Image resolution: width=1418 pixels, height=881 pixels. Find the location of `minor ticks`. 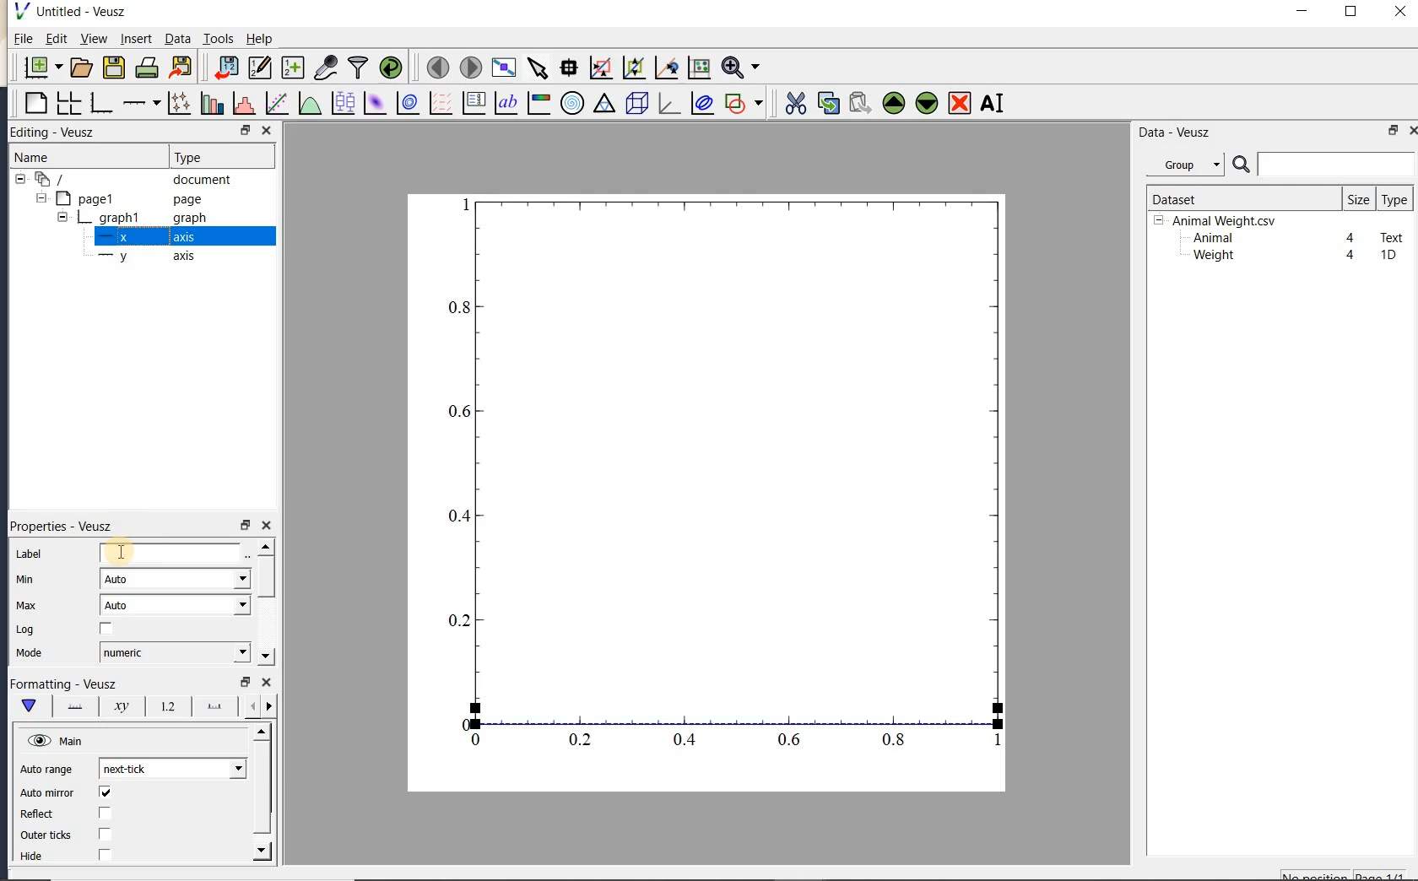

minor ticks is located at coordinates (258, 706).